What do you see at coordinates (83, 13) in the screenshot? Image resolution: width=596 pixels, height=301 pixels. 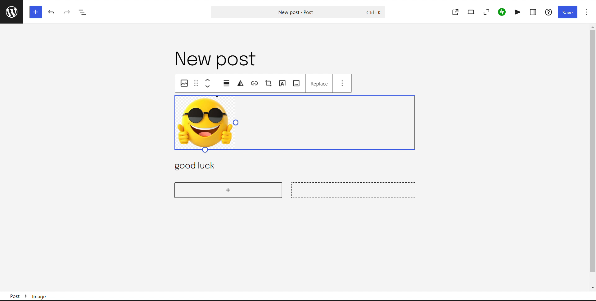 I see `document overview` at bounding box center [83, 13].